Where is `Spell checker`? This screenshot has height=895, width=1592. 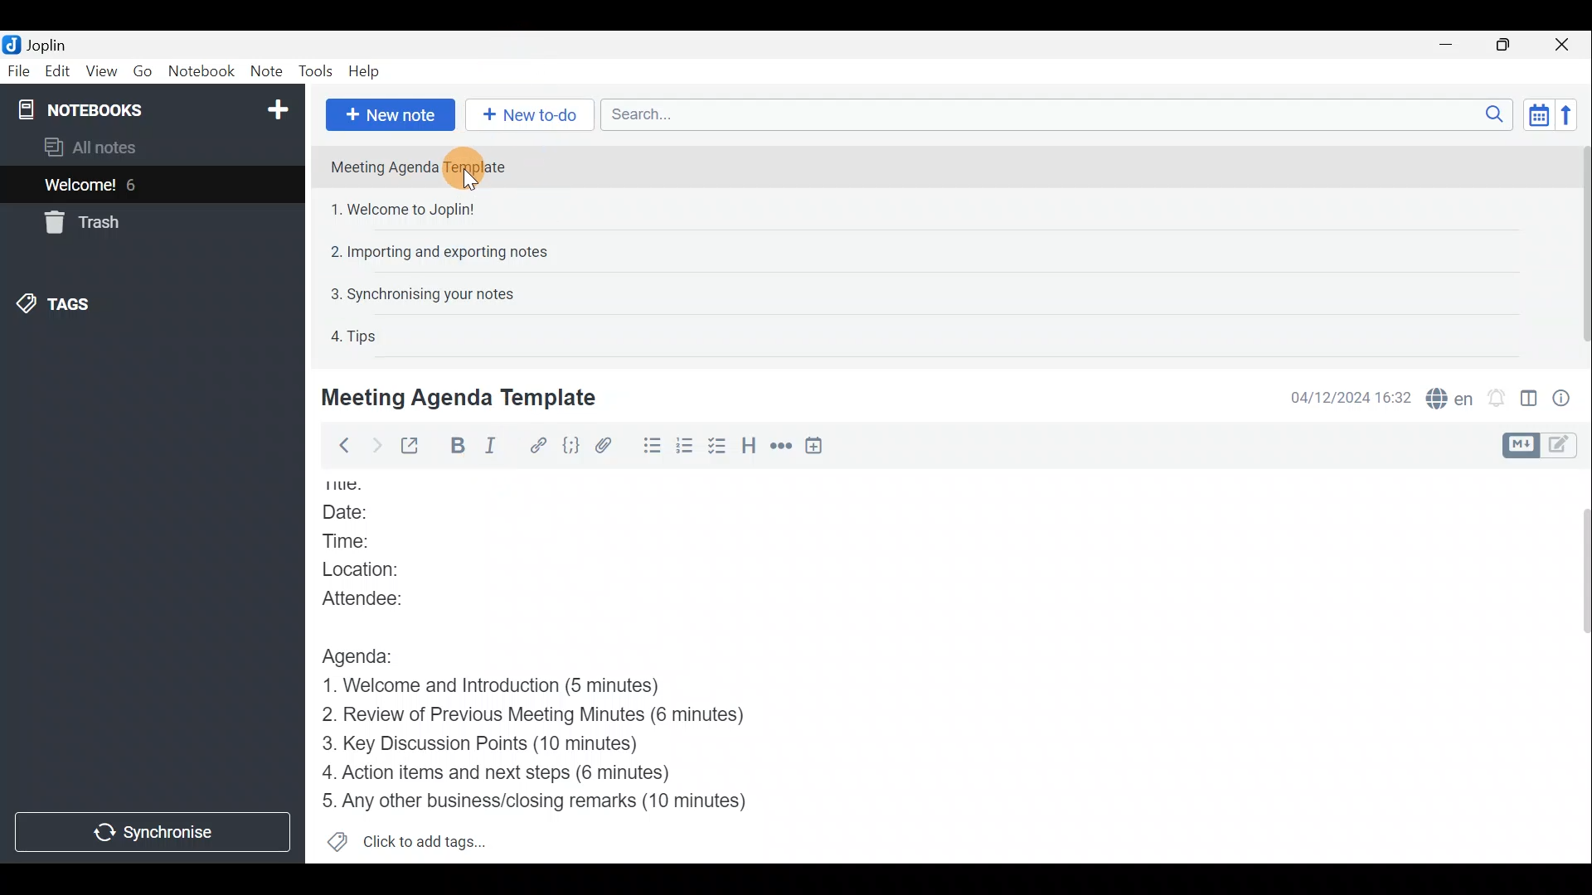
Spell checker is located at coordinates (1451, 396).